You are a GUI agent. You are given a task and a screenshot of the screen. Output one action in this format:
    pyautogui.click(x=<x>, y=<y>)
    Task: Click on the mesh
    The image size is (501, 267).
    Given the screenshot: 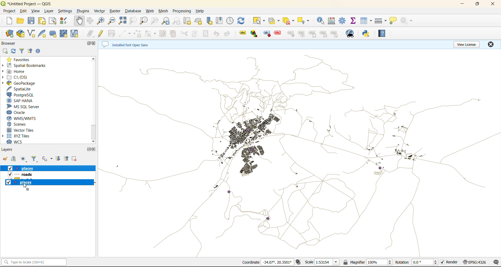 What is the action you would take?
    pyautogui.click(x=162, y=11)
    